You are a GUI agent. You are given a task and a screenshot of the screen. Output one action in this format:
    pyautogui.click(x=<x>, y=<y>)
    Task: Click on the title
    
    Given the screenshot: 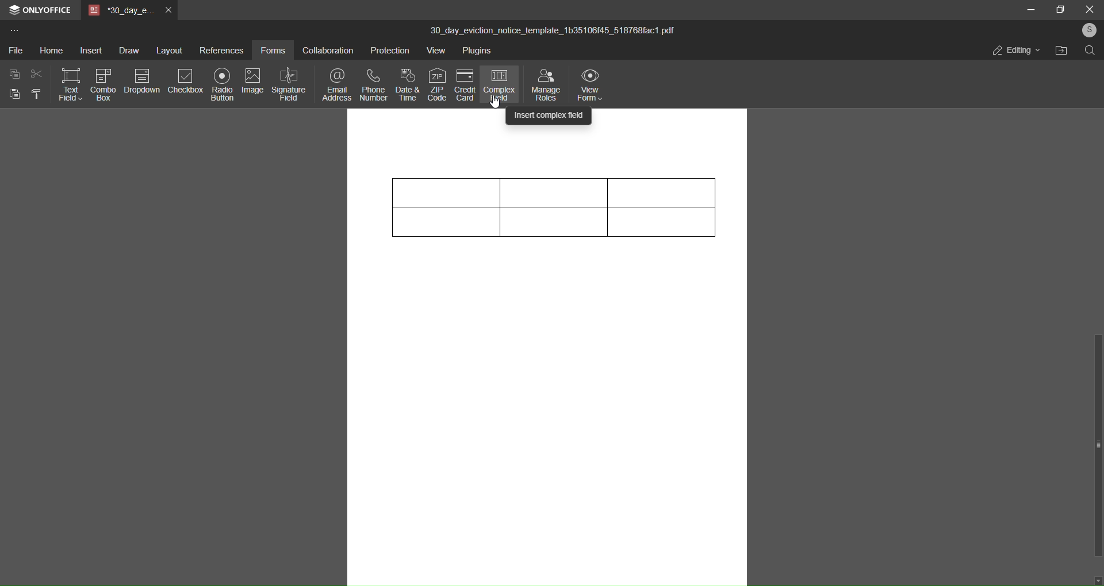 What is the action you would take?
    pyautogui.click(x=553, y=31)
    